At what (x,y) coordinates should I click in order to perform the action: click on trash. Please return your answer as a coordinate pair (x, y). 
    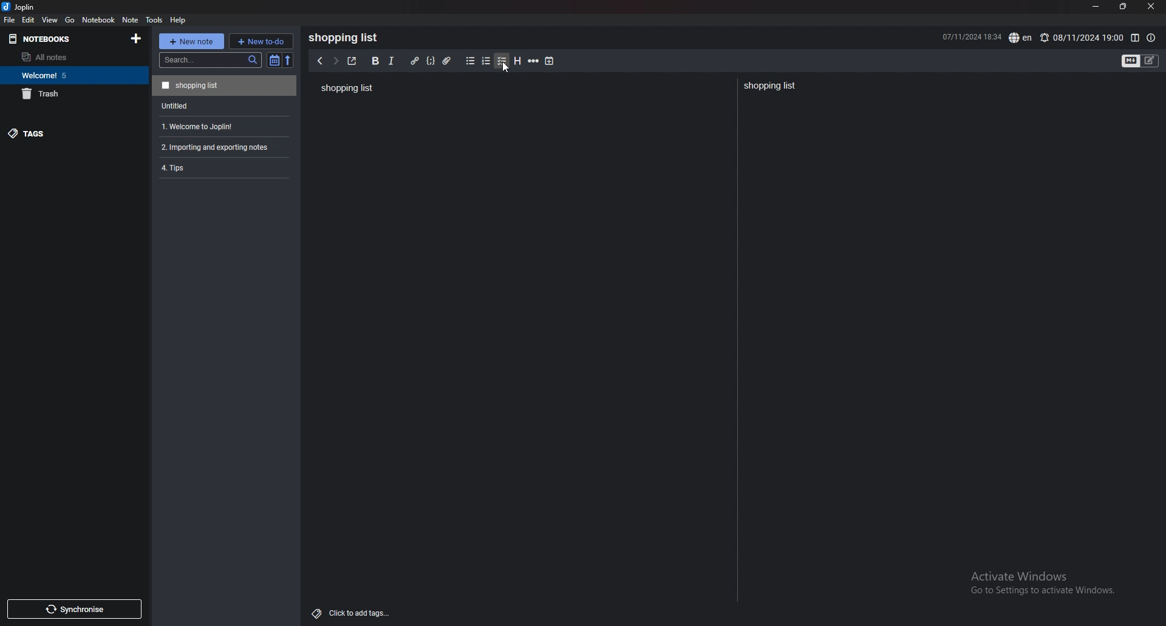
    Looking at the image, I should click on (72, 93).